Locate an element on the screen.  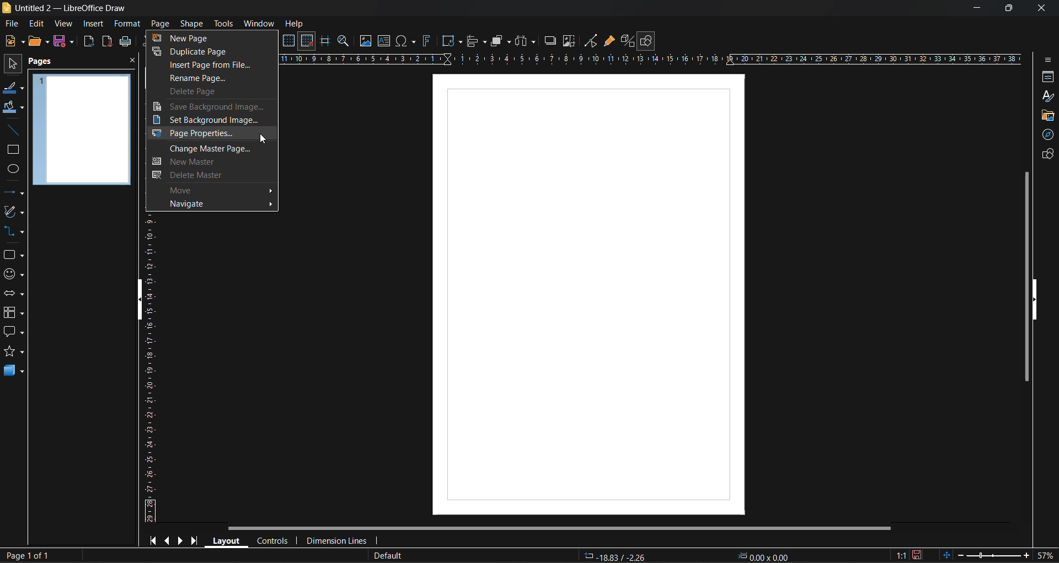
minimize is located at coordinates (973, 8).